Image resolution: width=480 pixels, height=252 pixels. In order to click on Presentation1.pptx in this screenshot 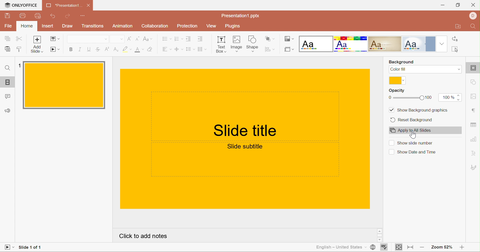, I will do `click(241, 15)`.